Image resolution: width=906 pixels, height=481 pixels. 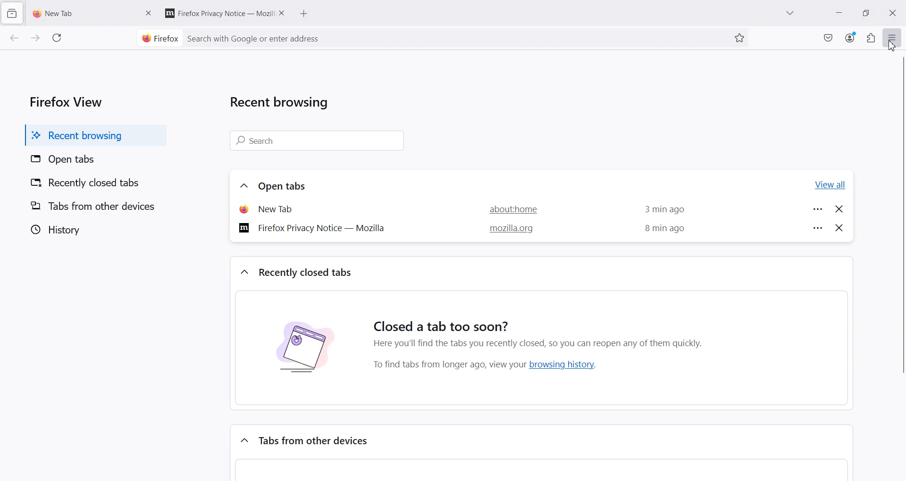 What do you see at coordinates (840, 208) in the screenshot?
I see `Close` at bounding box center [840, 208].